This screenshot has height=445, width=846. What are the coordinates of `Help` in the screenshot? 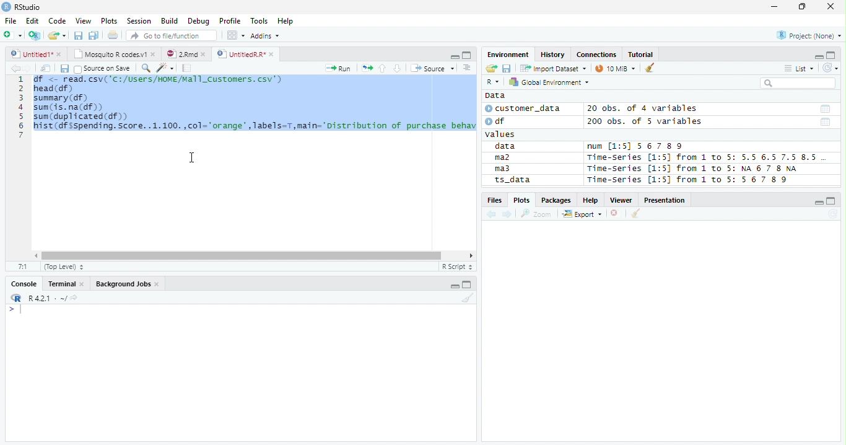 It's located at (591, 201).